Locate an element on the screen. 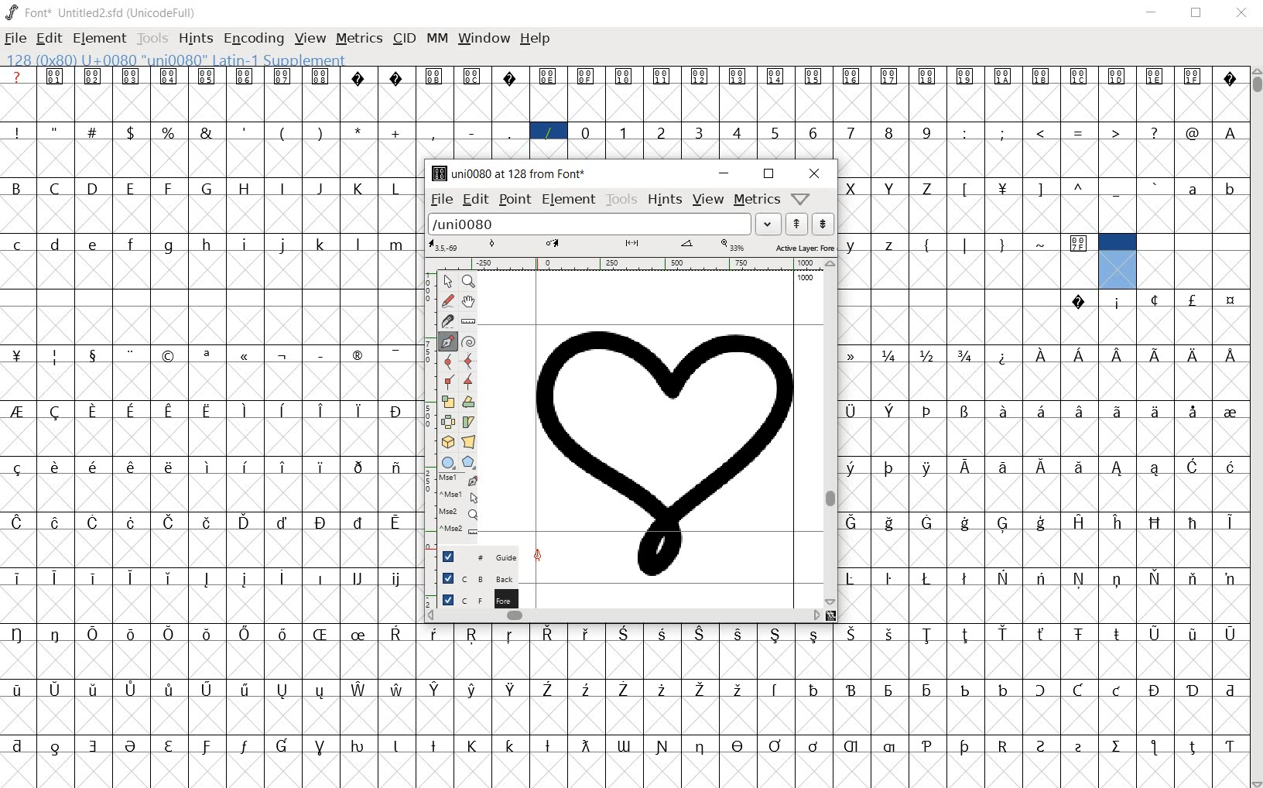  glyph is located at coordinates (965, 412).